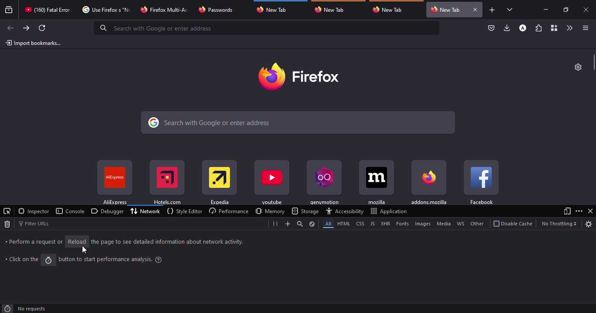 This screenshot has height=313, width=596. What do you see at coordinates (7, 211) in the screenshot?
I see `select` at bounding box center [7, 211].